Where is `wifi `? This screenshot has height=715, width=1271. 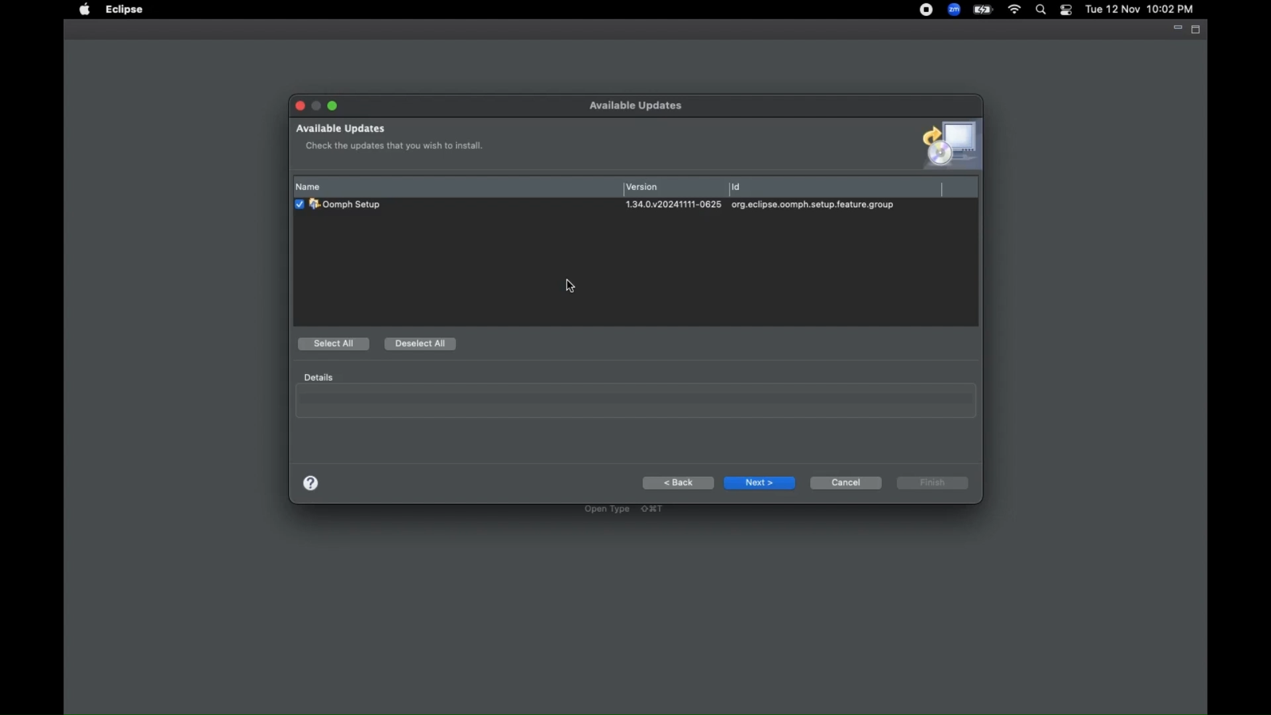
wifi  is located at coordinates (1013, 11).